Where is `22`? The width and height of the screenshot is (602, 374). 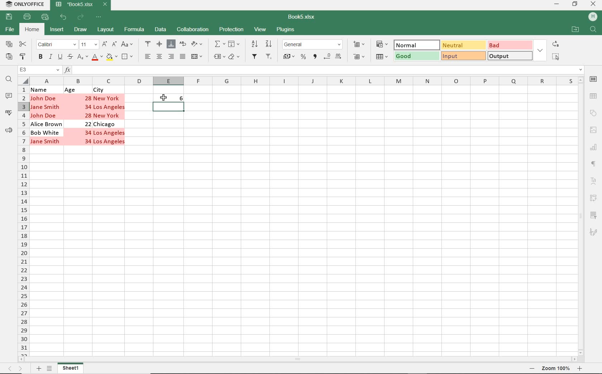 22 is located at coordinates (88, 124).